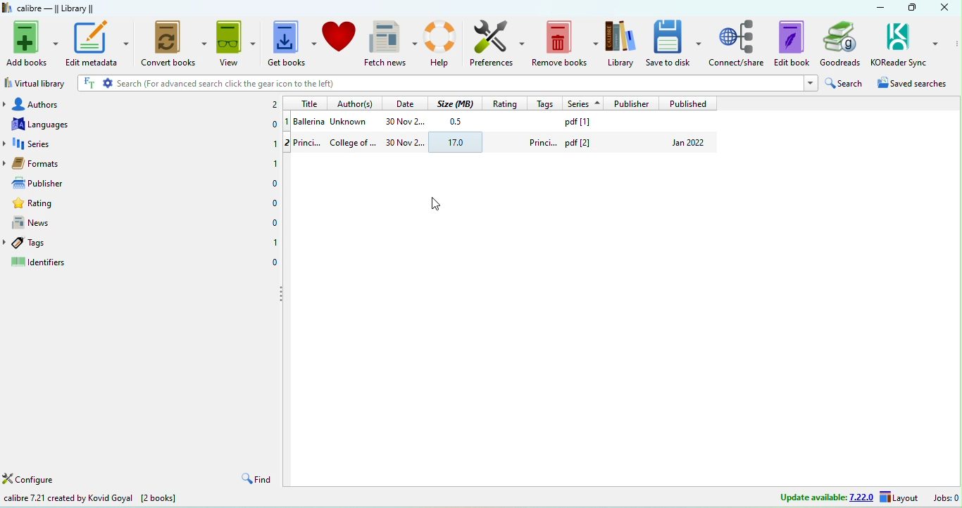 The width and height of the screenshot is (962, 508). I want to click on size, so click(456, 103).